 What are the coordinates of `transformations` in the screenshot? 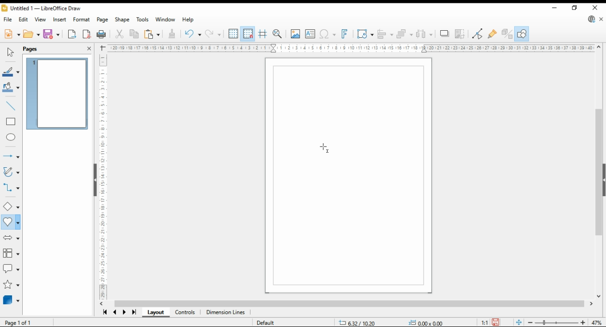 It's located at (365, 34).